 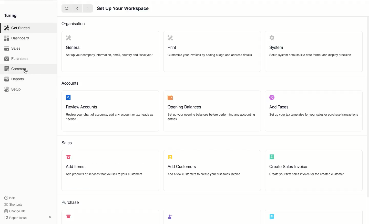 What do you see at coordinates (308, 175) in the screenshot?
I see `Create your first sales invoice for the created customer` at bounding box center [308, 175].